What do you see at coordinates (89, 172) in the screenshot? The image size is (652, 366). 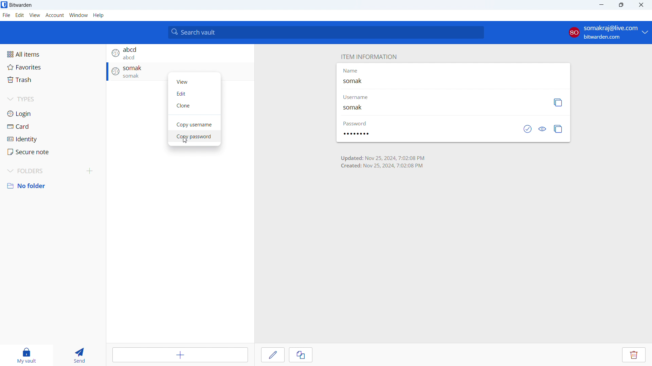 I see `add folder` at bounding box center [89, 172].